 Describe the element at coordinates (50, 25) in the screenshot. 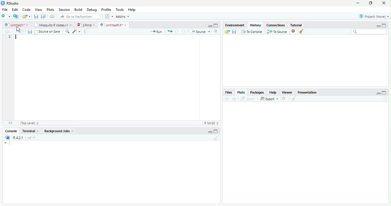

I see `Mosquito R codes.v1` at that location.